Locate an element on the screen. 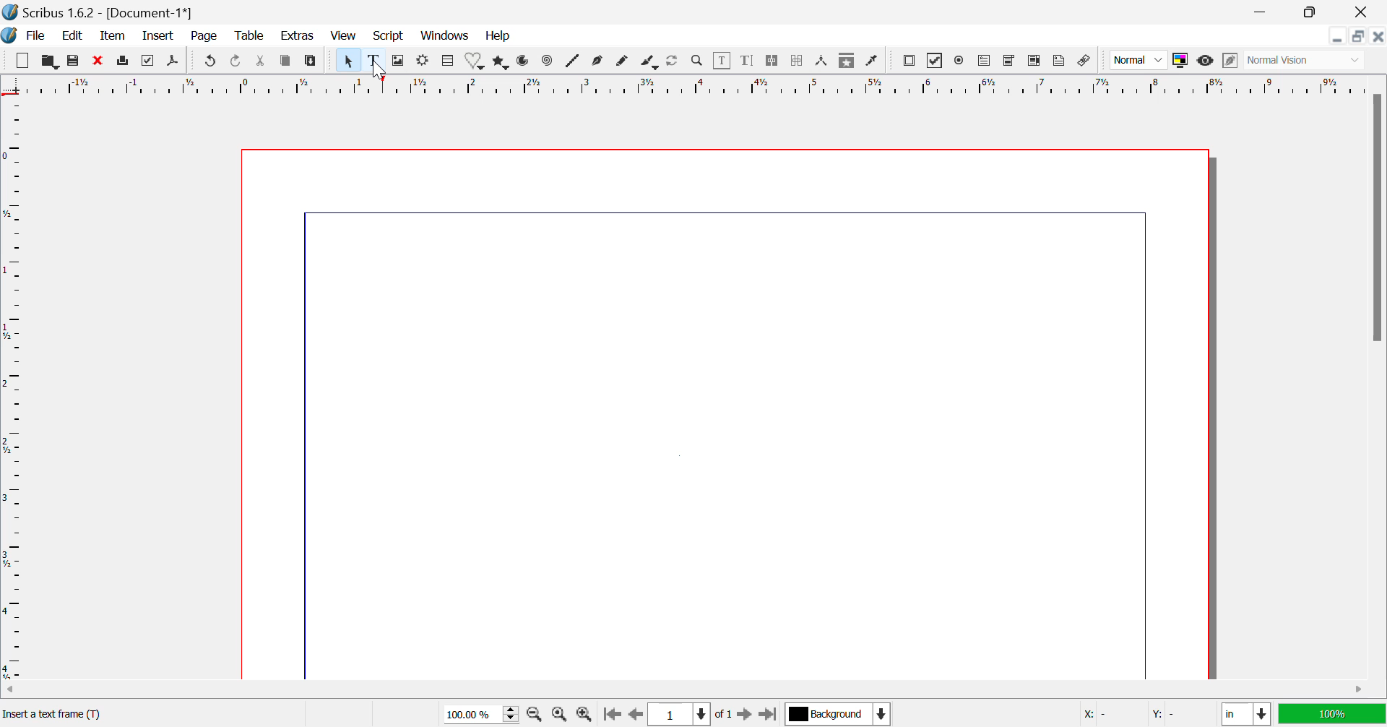  X: - is located at coordinates (1105, 713).